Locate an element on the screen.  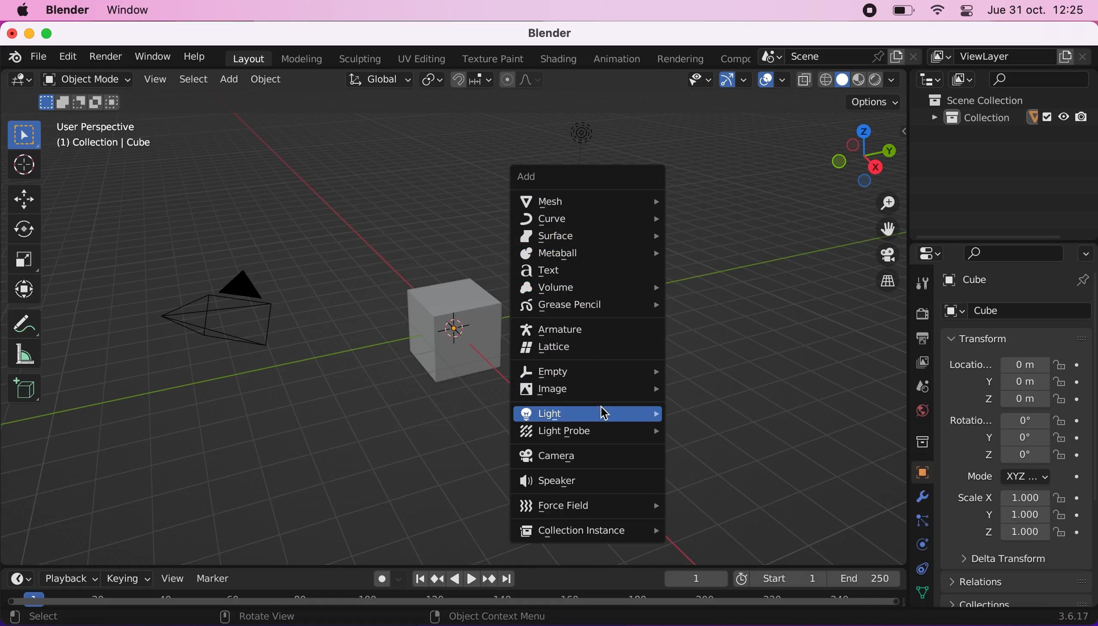
scene is located at coordinates (915, 387).